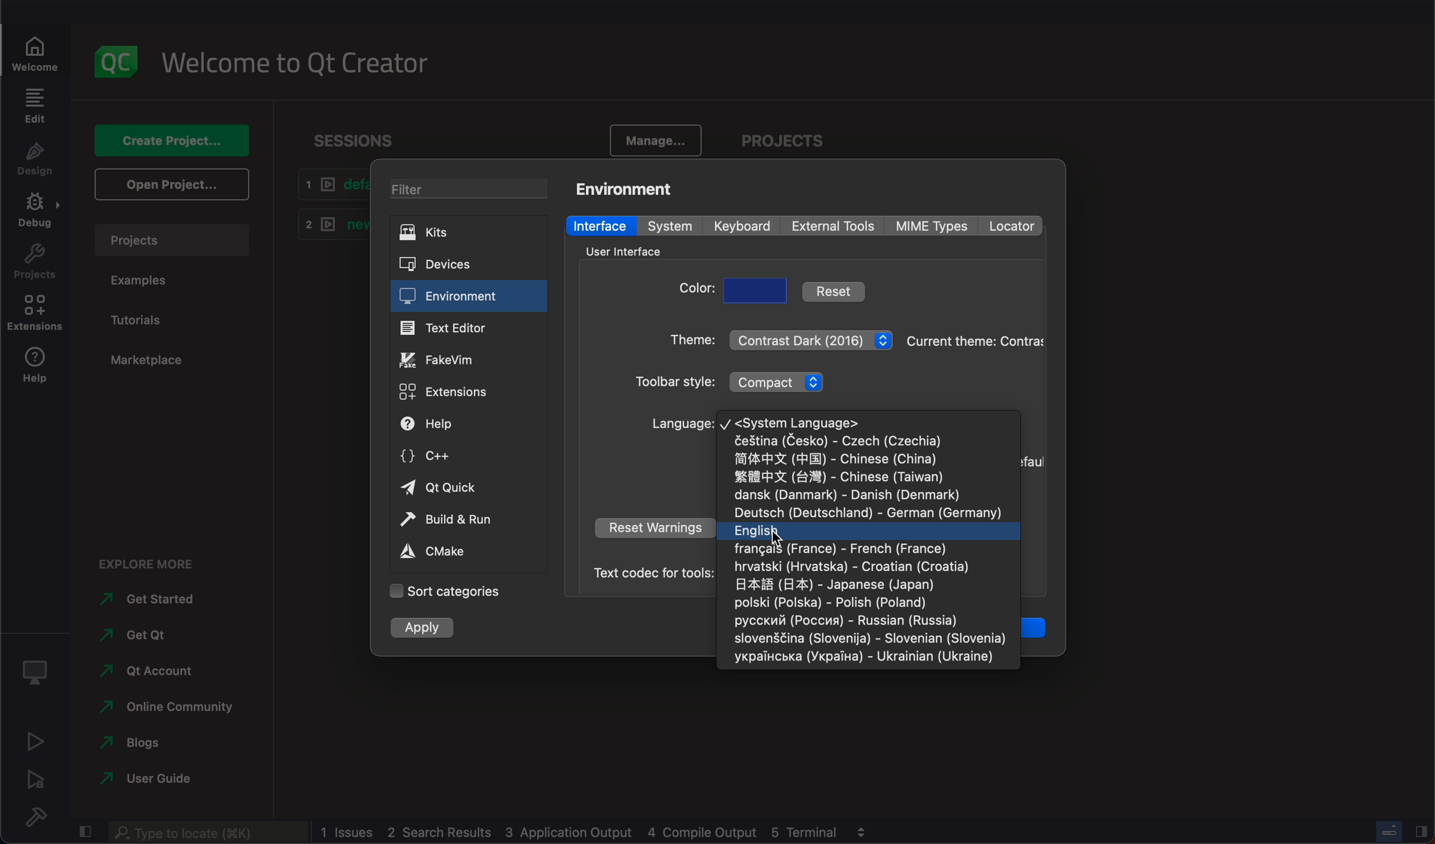  Describe the element at coordinates (859, 832) in the screenshot. I see `view output` at that location.